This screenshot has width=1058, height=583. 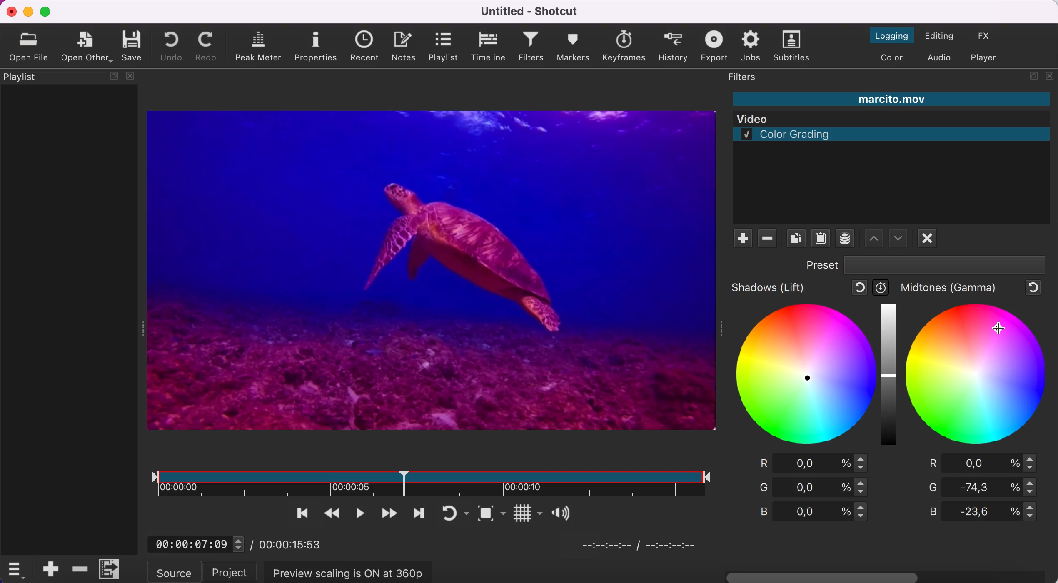 What do you see at coordinates (424, 481) in the screenshot?
I see `clip duration` at bounding box center [424, 481].